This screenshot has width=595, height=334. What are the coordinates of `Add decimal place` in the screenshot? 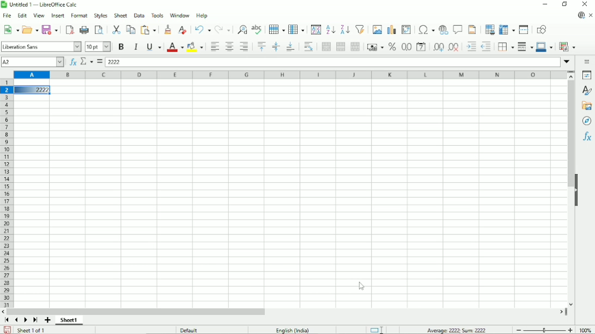 It's located at (438, 47).